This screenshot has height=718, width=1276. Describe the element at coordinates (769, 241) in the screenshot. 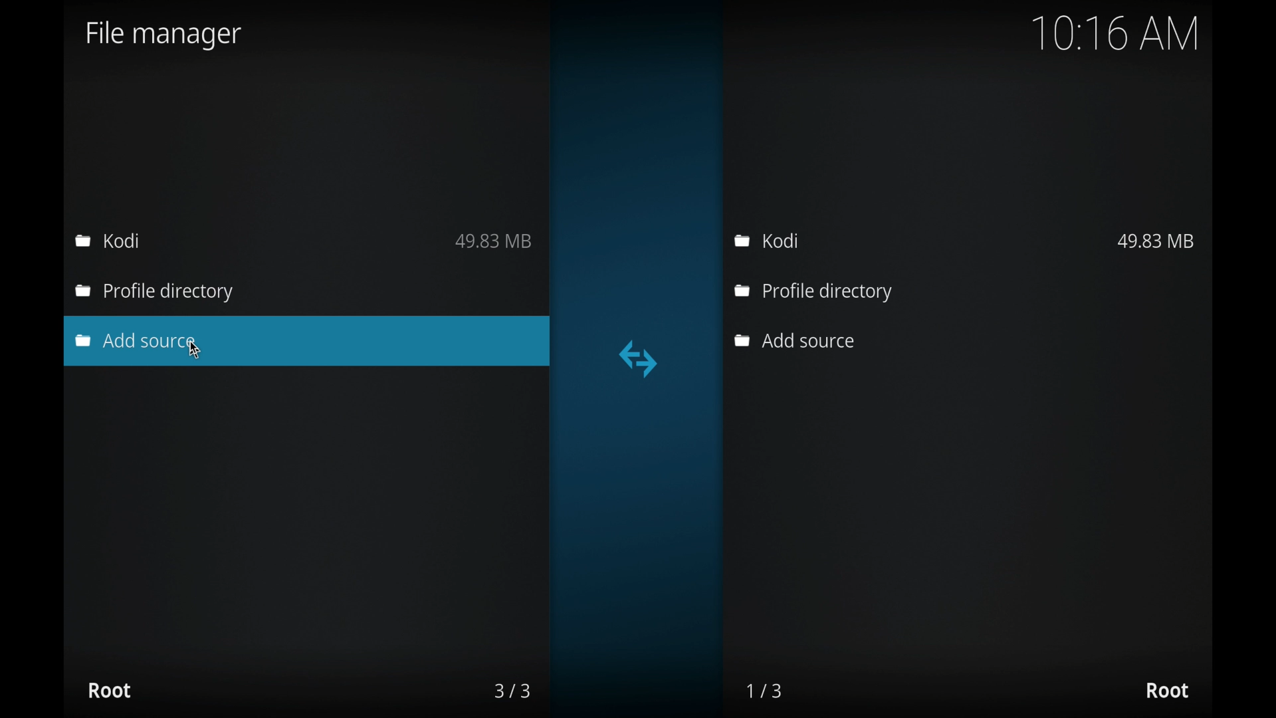

I see `kodi` at that location.